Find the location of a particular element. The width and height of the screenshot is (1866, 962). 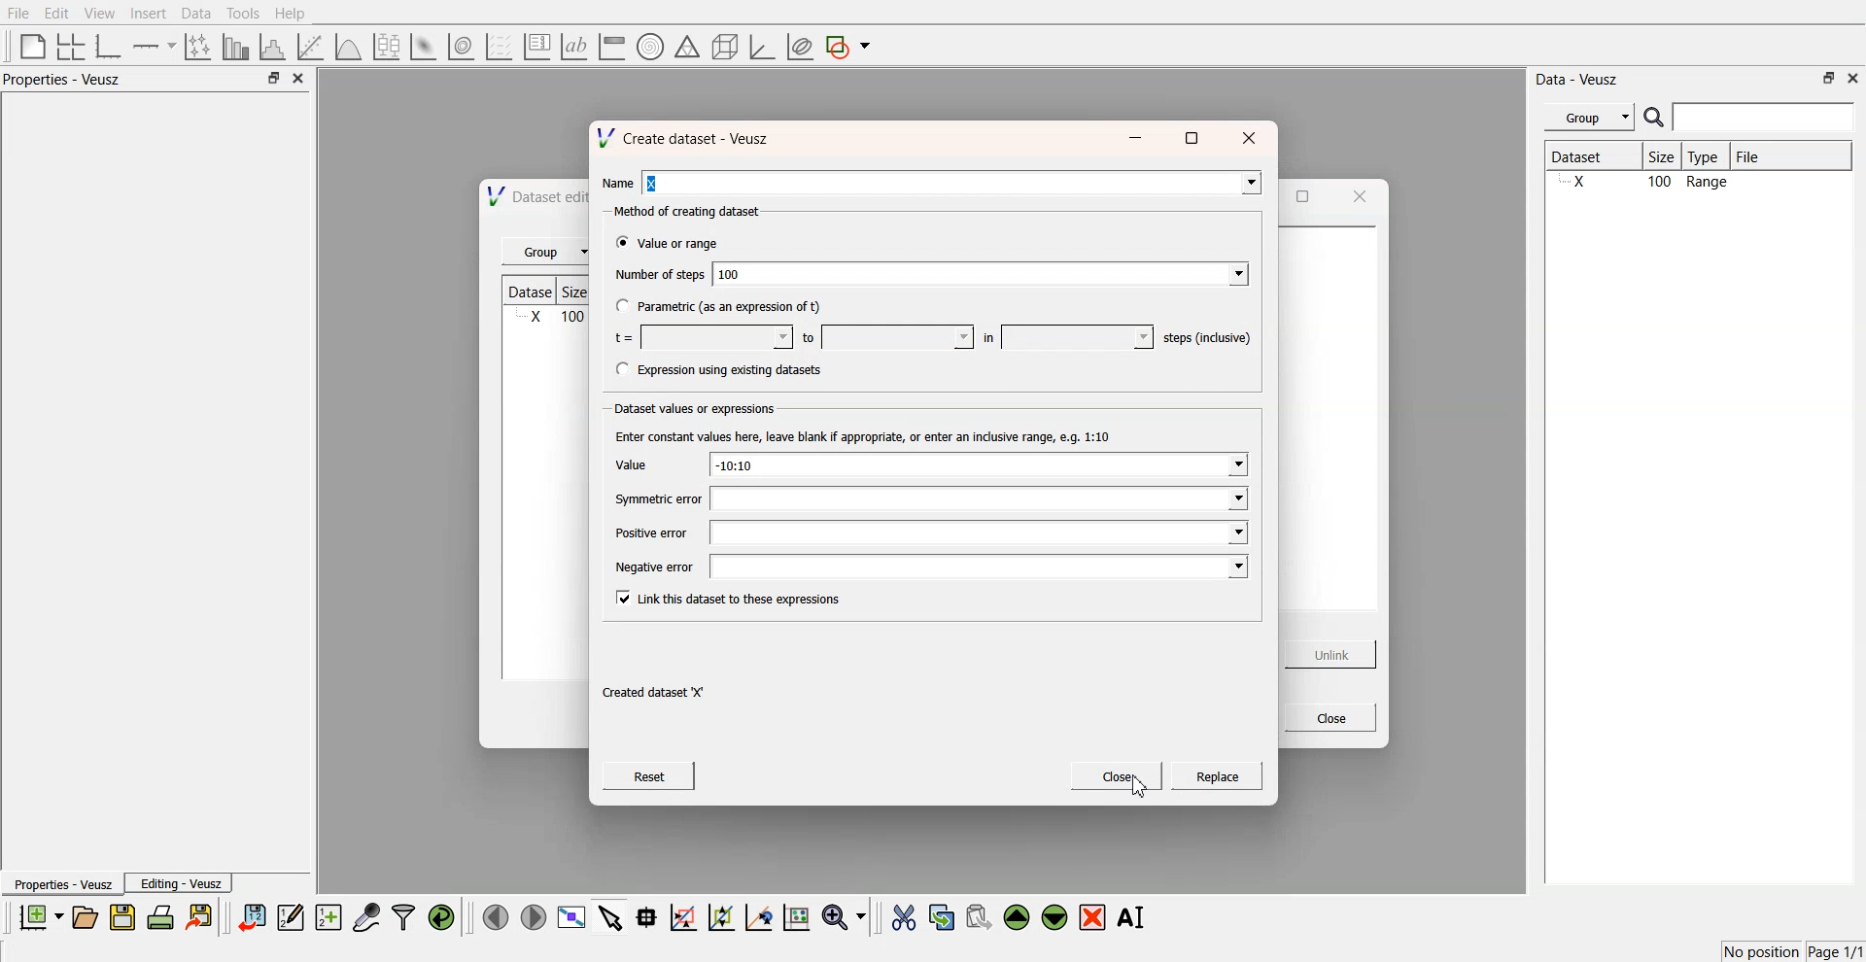

view plot full screen is located at coordinates (570, 917).